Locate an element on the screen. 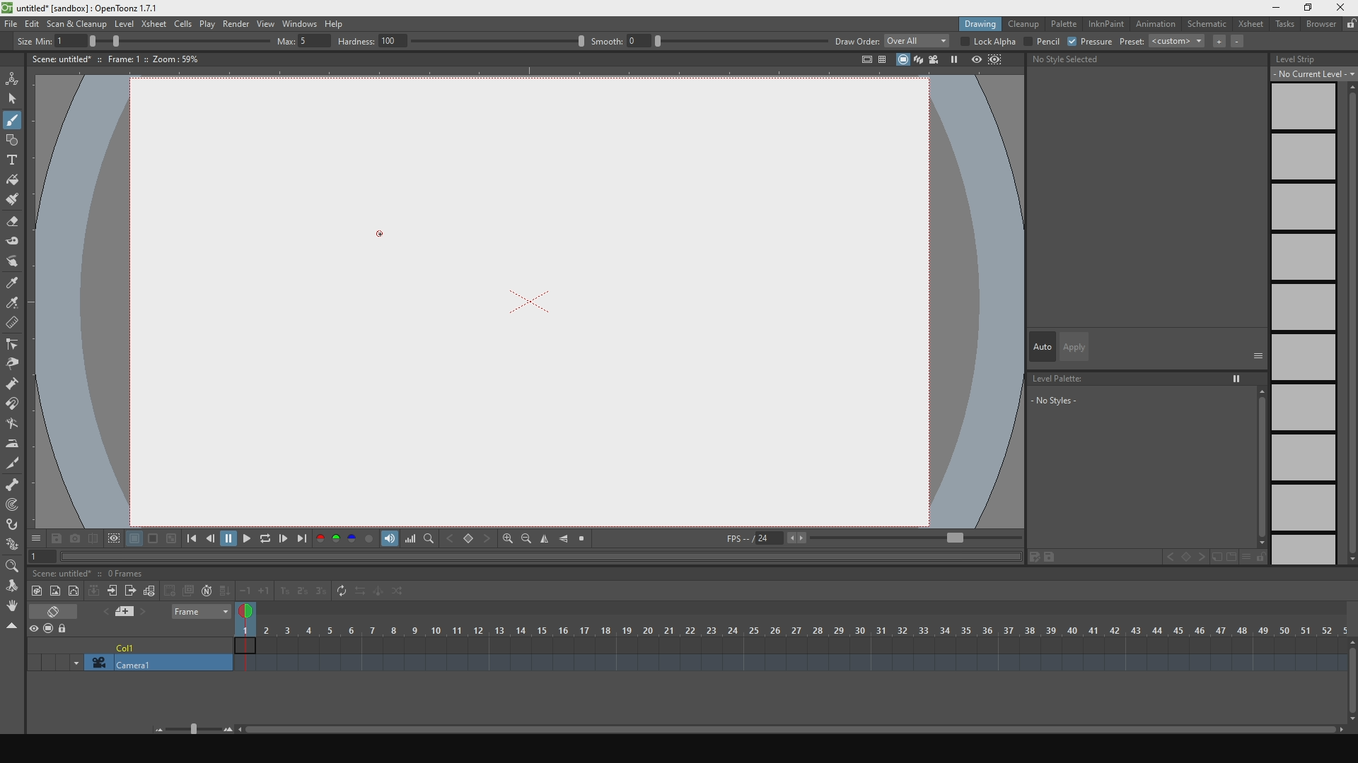  go backwards is located at coordinates (209, 539).